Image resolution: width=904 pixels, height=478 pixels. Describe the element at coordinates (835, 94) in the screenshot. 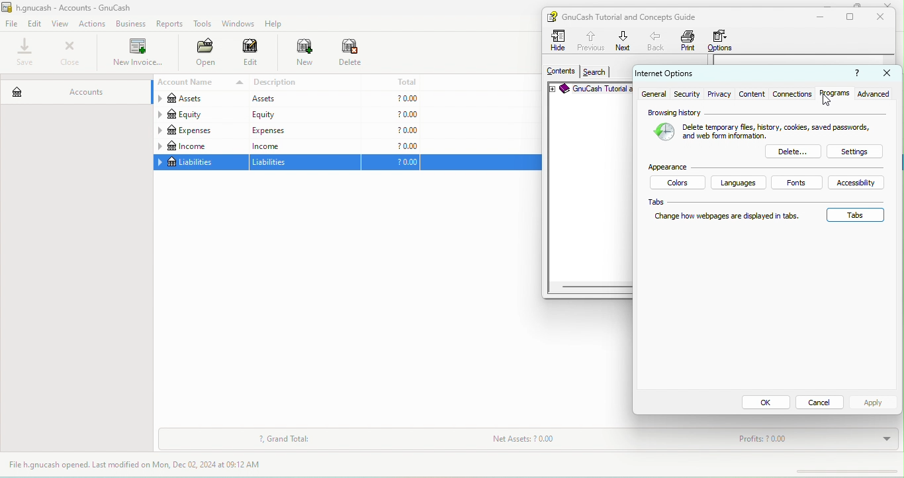

I see `programs` at that location.